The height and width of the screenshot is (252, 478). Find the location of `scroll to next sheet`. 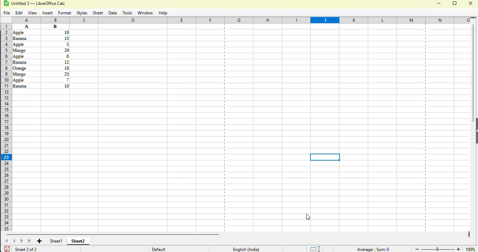

scroll to next sheet is located at coordinates (22, 241).